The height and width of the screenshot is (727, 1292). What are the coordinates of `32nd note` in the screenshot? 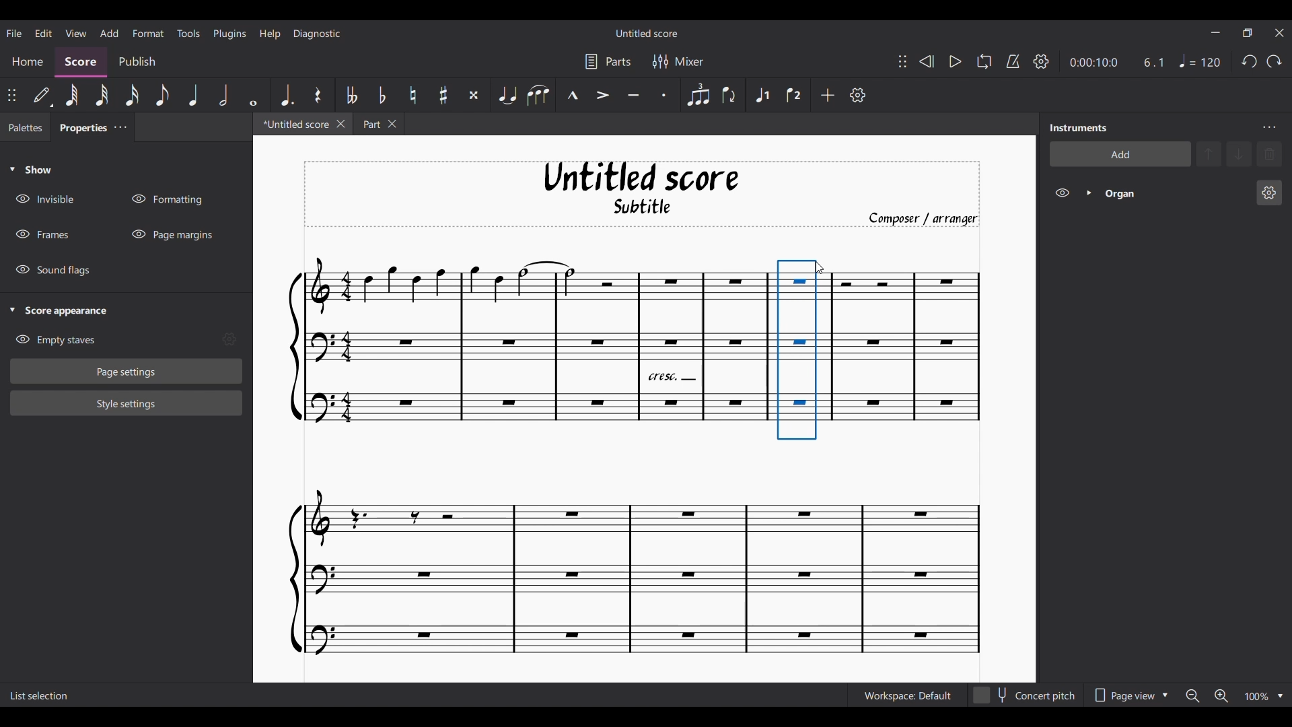 It's located at (102, 96).